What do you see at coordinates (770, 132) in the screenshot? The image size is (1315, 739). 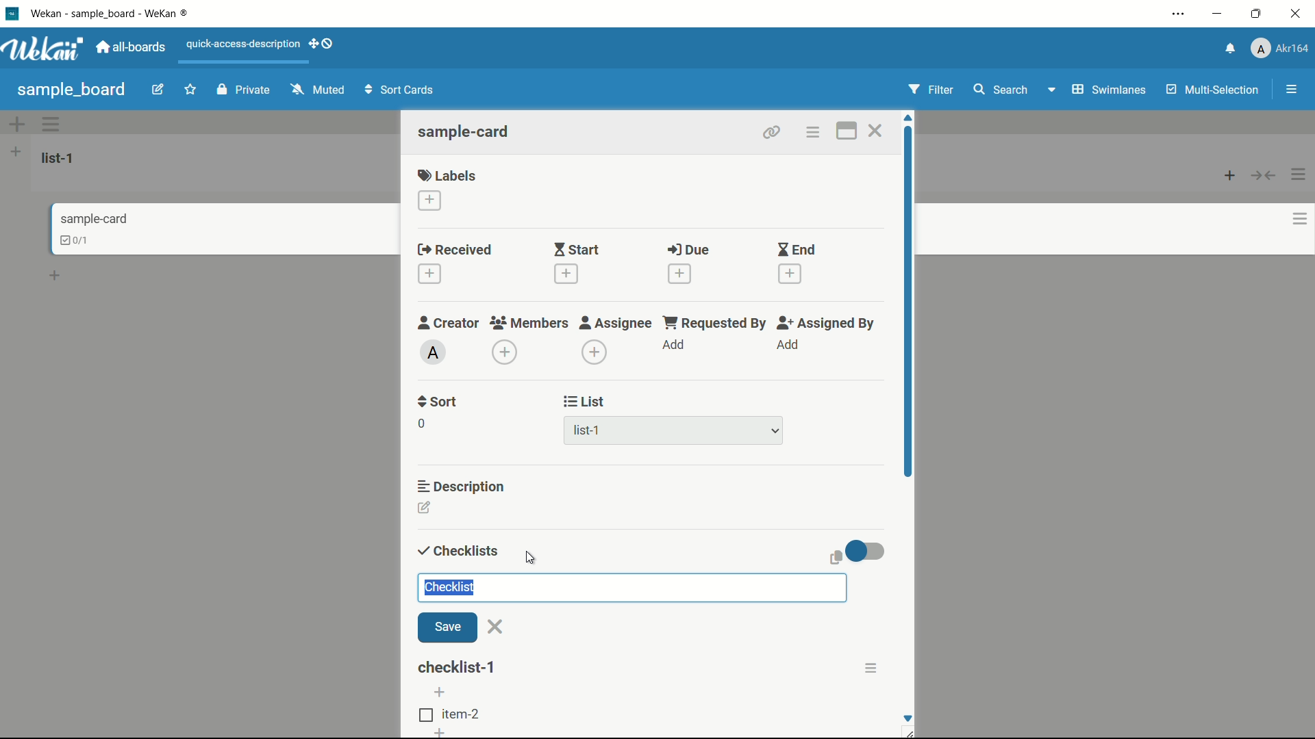 I see `copy link to clipboard` at bounding box center [770, 132].